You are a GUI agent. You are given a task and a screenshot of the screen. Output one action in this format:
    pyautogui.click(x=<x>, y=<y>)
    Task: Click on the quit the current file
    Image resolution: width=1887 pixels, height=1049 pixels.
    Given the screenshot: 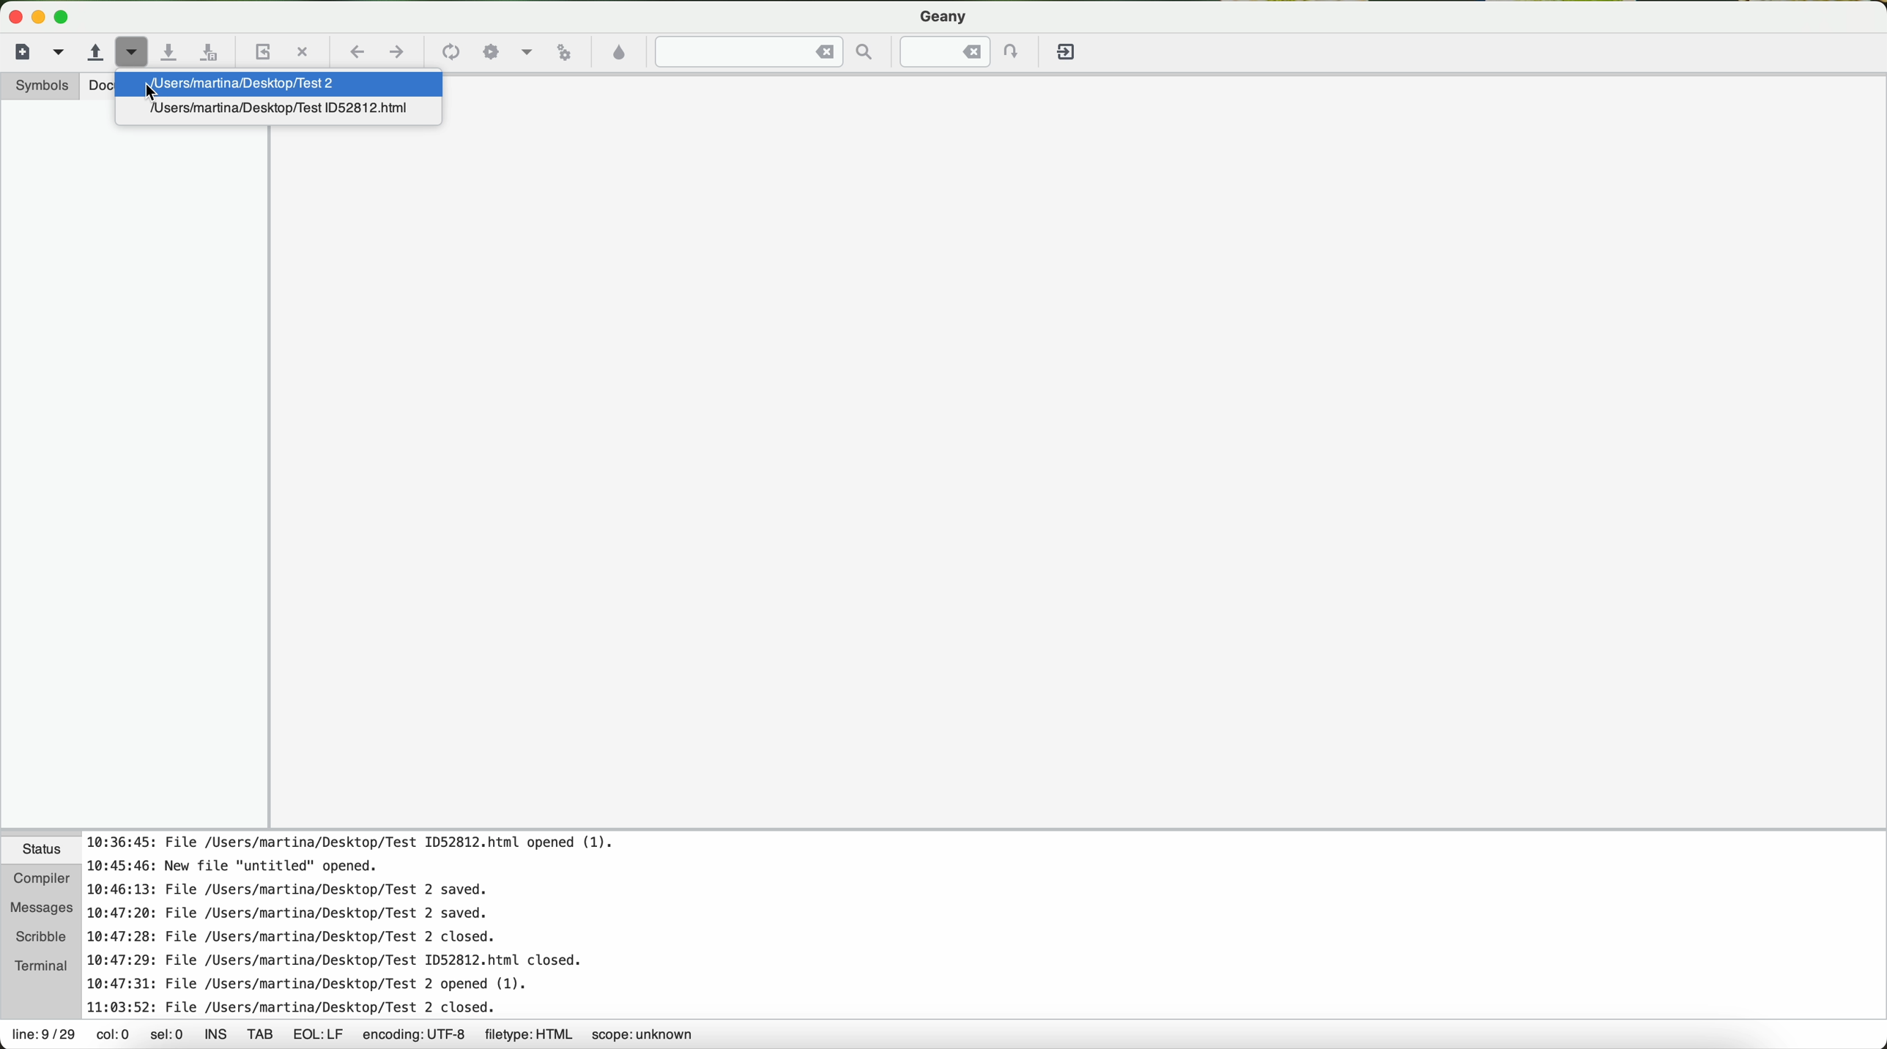 What is the action you would take?
    pyautogui.click(x=304, y=51)
    